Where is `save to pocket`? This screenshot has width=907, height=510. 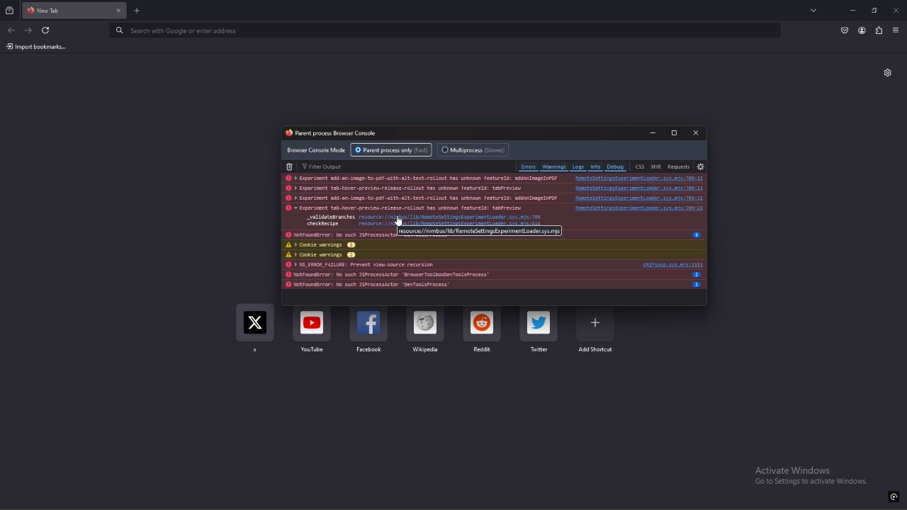 save to pocket is located at coordinates (844, 30).